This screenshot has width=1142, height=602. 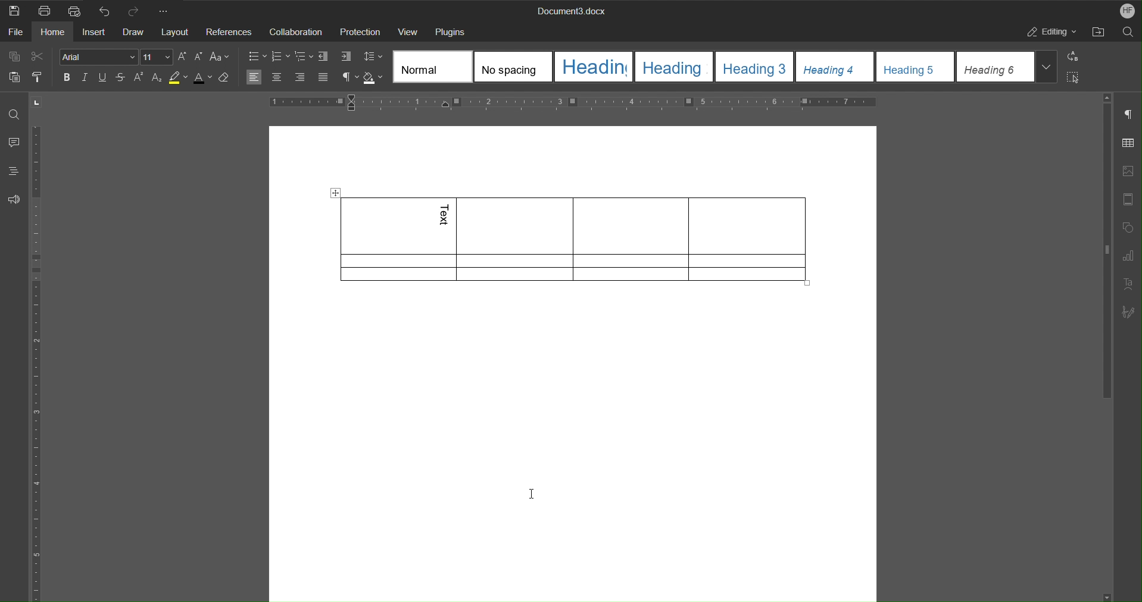 What do you see at coordinates (360, 31) in the screenshot?
I see `Protection` at bounding box center [360, 31].